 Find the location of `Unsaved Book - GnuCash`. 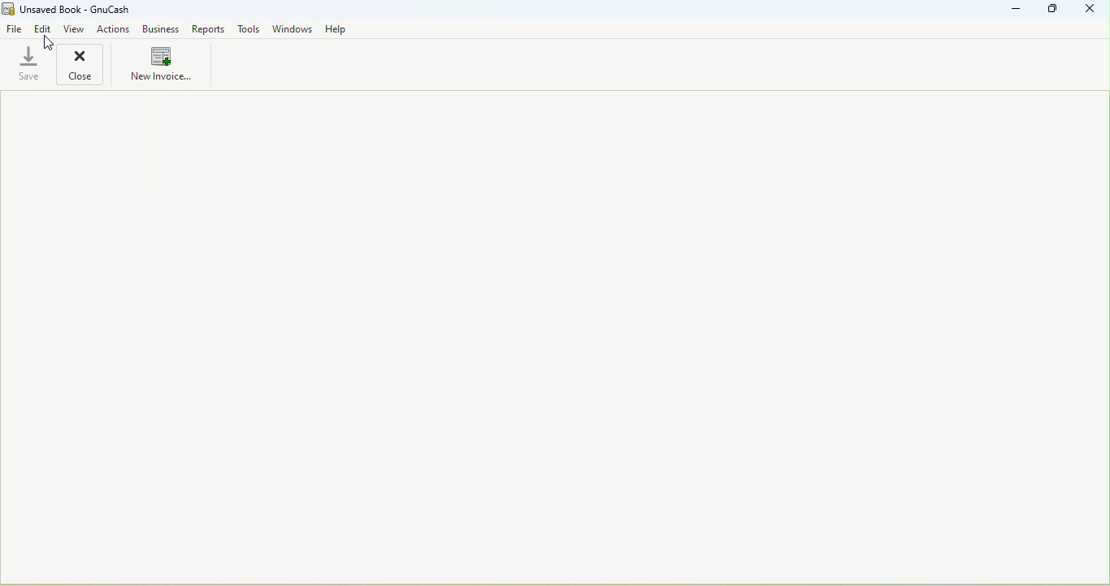

Unsaved Book - GnuCash is located at coordinates (75, 10).